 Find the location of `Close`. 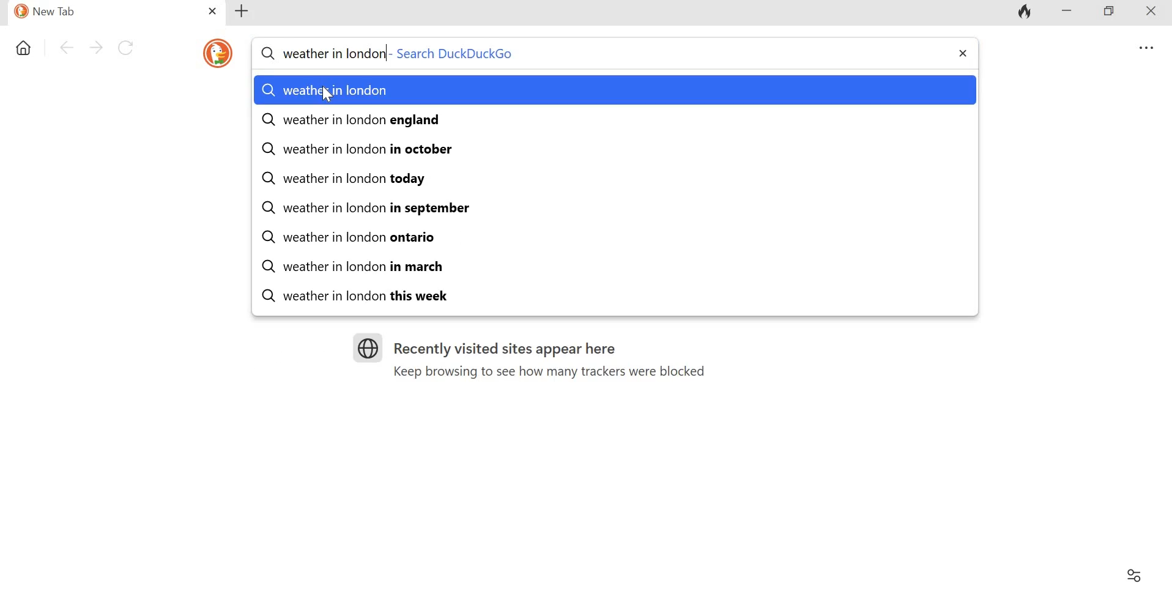

Close is located at coordinates (1153, 12).